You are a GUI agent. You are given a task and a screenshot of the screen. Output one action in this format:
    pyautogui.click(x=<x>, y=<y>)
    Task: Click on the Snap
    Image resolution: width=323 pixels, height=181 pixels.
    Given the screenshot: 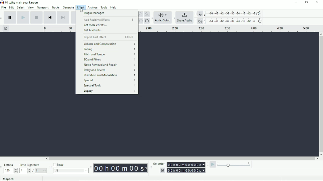 What is the action you would take?
    pyautogui.click(x=70, y=168)
    